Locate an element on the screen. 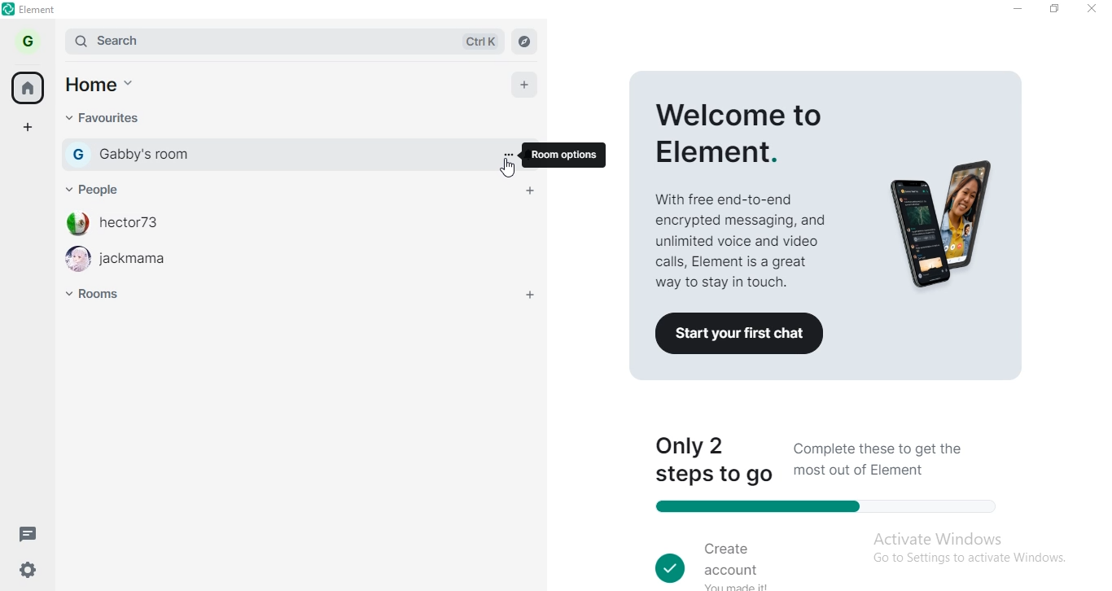 The width and height of the screenshot is (1112, 591). hector73 is located at coordinates (134, 225).